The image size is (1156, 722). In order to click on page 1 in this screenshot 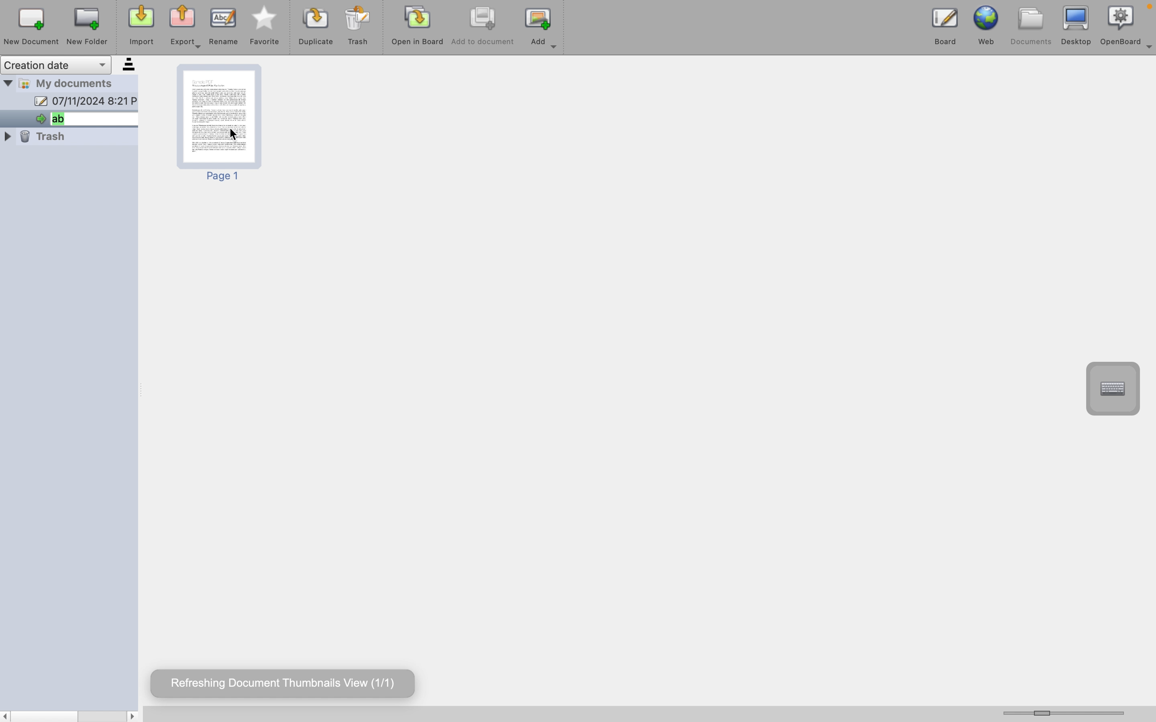, I will do `click(221, 124)`.